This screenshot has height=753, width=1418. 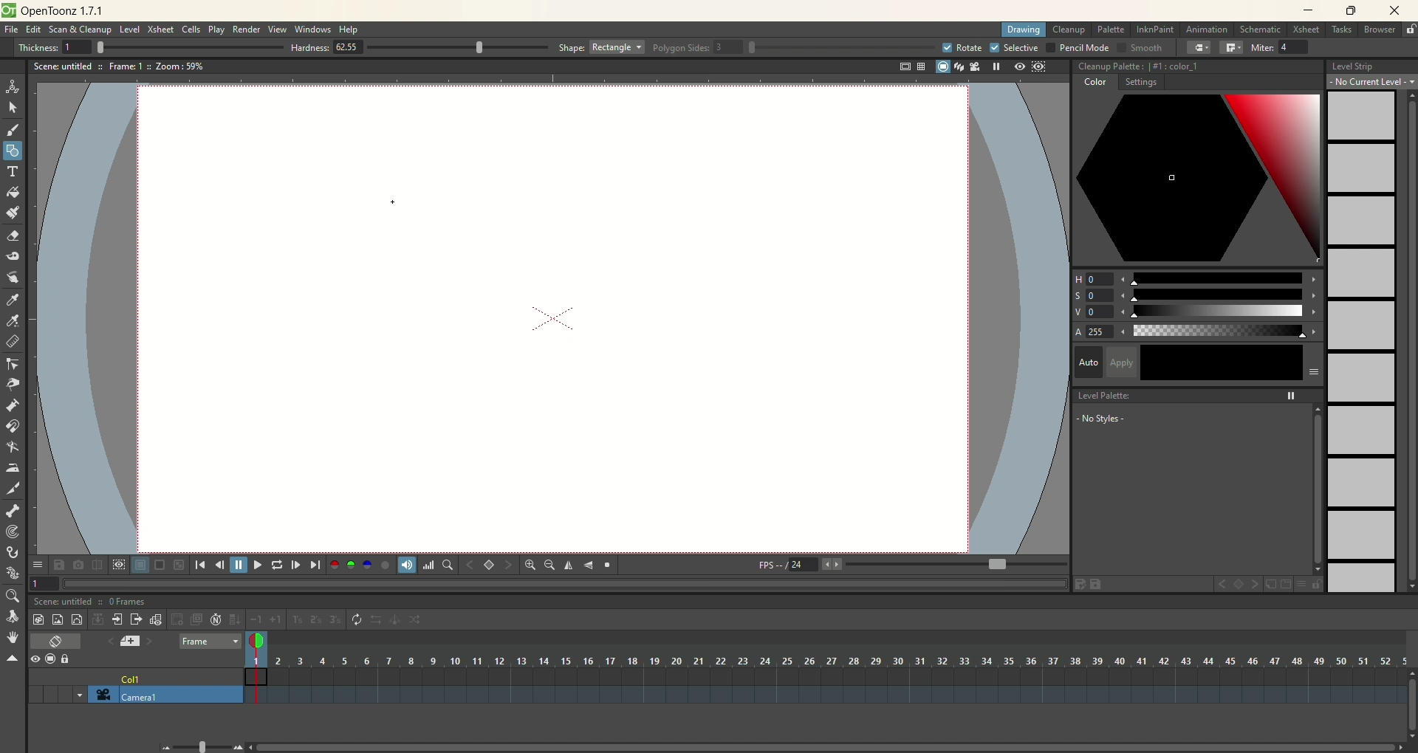 I want to click on create blank drawing, so click(x=179, y=619).